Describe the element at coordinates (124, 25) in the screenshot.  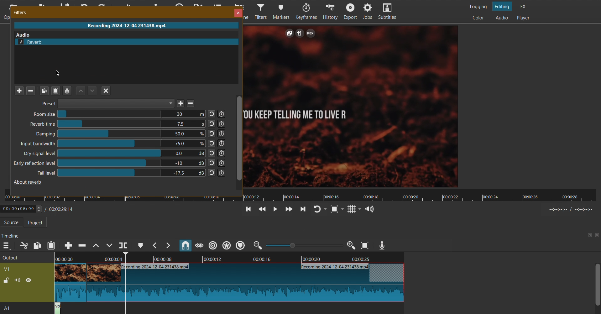
I see `Recording 2024-12-04 231438.mp4` at that location.